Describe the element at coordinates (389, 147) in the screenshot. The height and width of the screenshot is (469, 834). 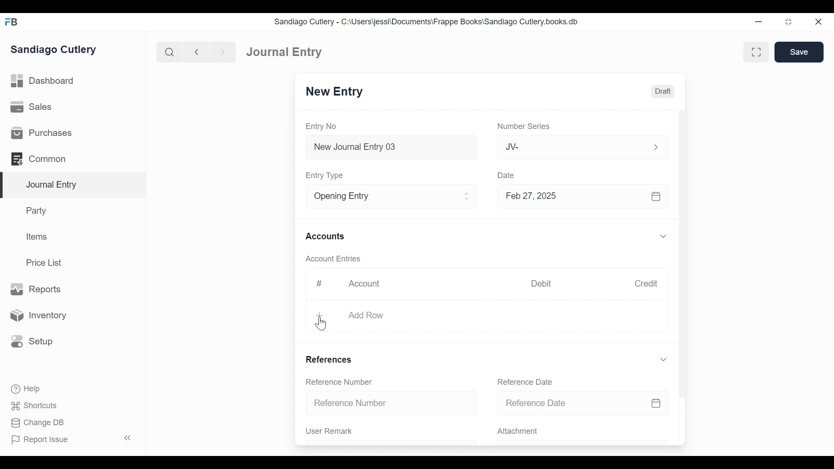
I see `New Journal Entry 03` at that location.